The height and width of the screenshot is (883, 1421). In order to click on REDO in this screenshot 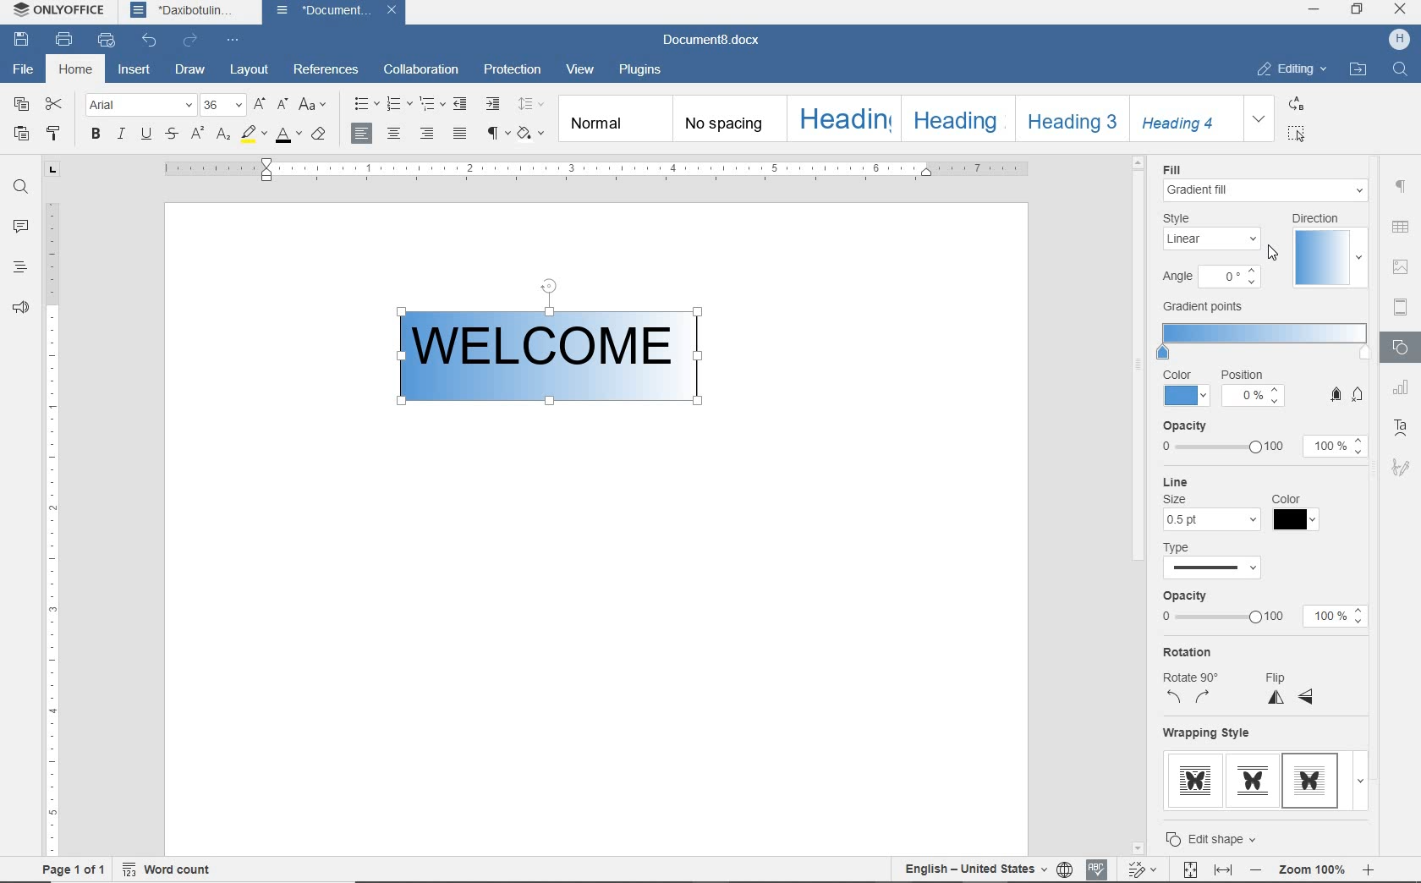, I will do `click(191, 40)`.